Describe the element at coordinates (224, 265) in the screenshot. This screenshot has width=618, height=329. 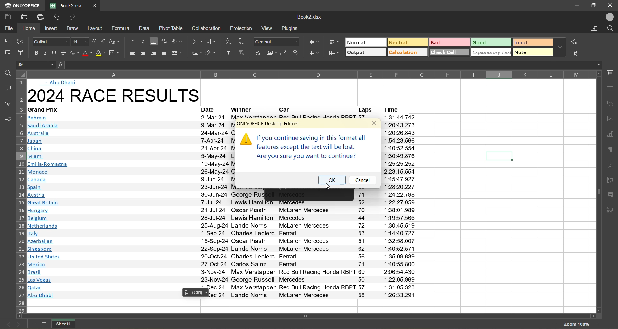
I see `text info` at that location.